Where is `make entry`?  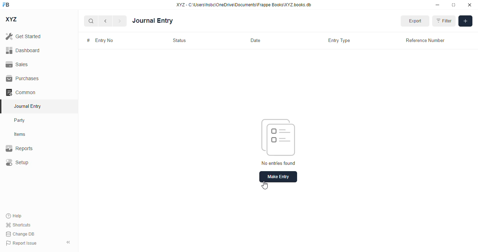
make entry is located at coordinates (278, 177).